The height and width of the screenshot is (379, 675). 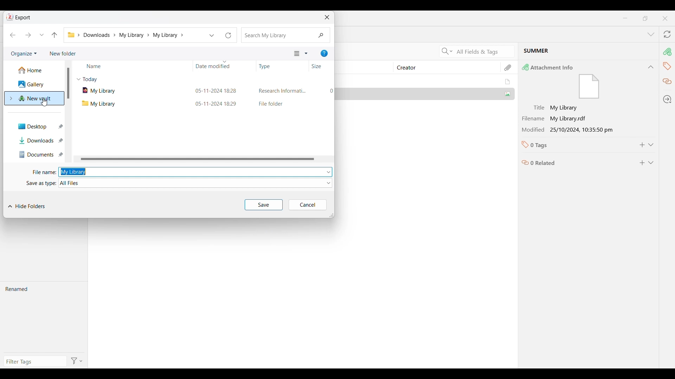 What do you see at coordinates (68, 83) in the screenshot?
I see `Vertical slide bar` at bounding box center [68, 83].